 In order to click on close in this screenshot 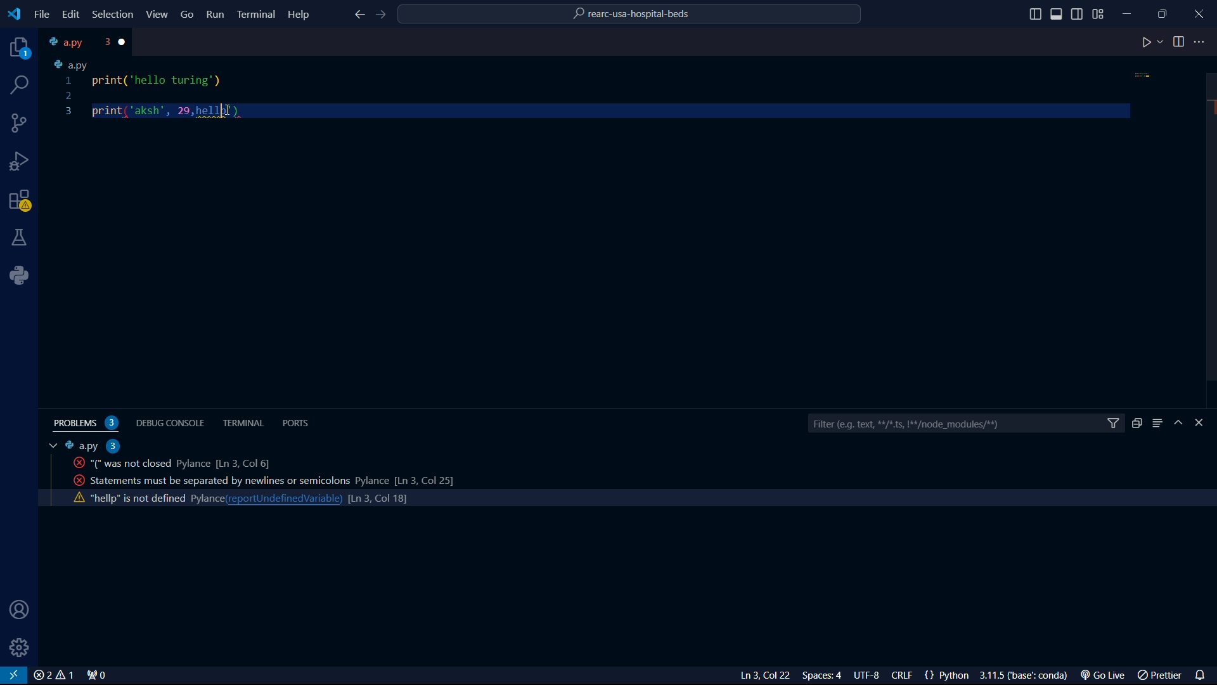, I will do `click(125, 42)`.